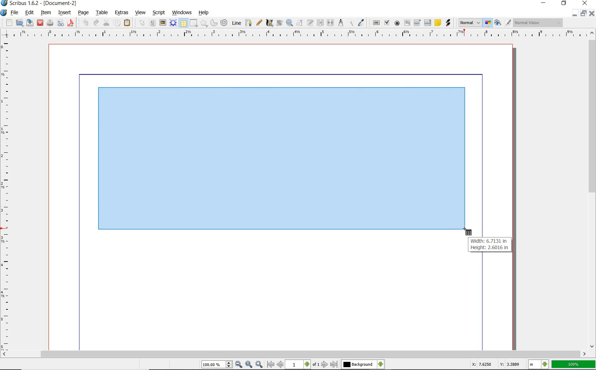 This screenshot has height=370, width=596. What do you see at coordinates (224, 23) in the screenshot?
I see `spiral` at bounding box center [224, 23].